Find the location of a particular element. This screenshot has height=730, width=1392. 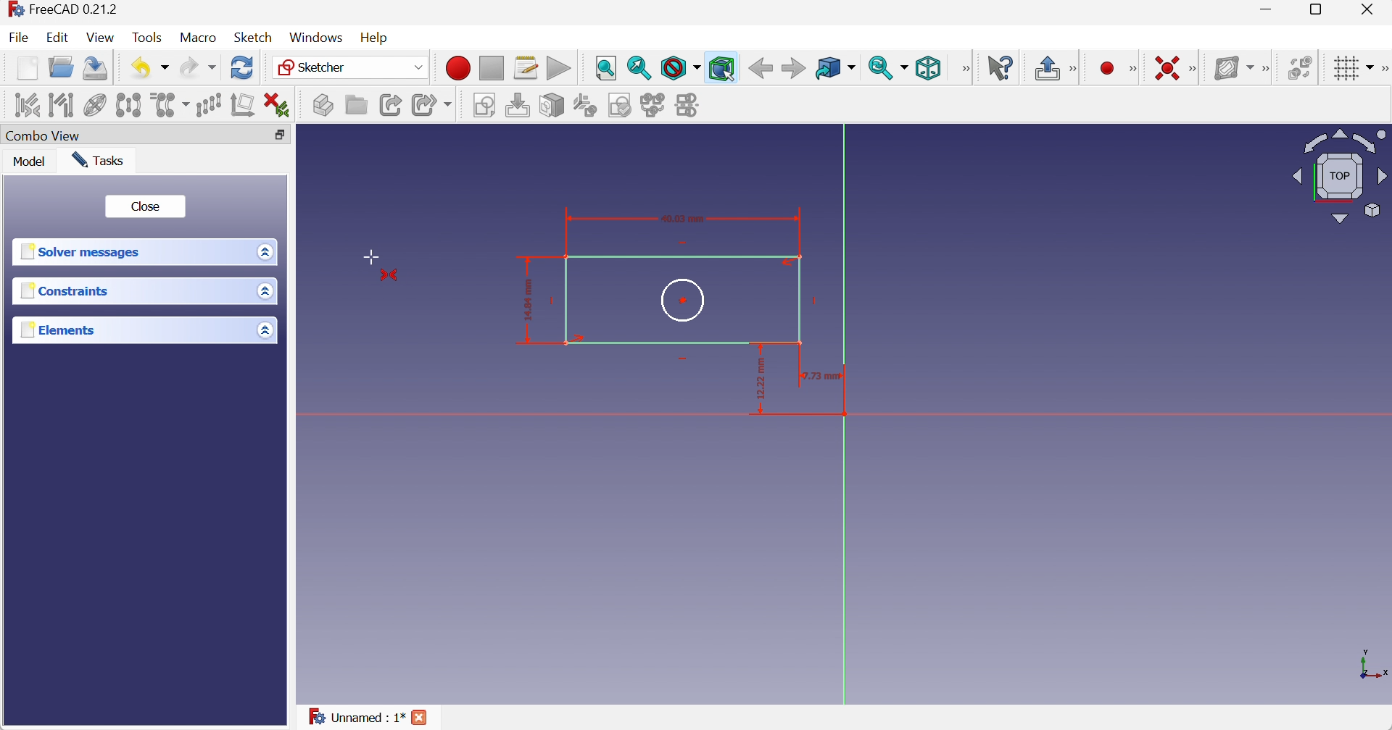

Close is located at coordinates (1368, 10).